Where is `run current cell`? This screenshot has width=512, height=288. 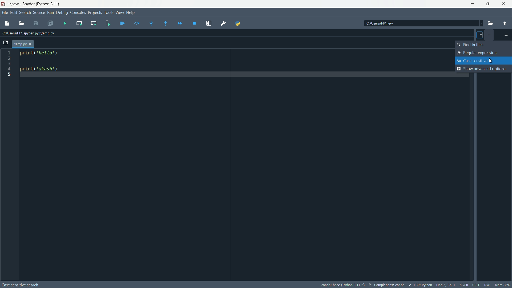
run current cell is located at coordinates (79, 23).